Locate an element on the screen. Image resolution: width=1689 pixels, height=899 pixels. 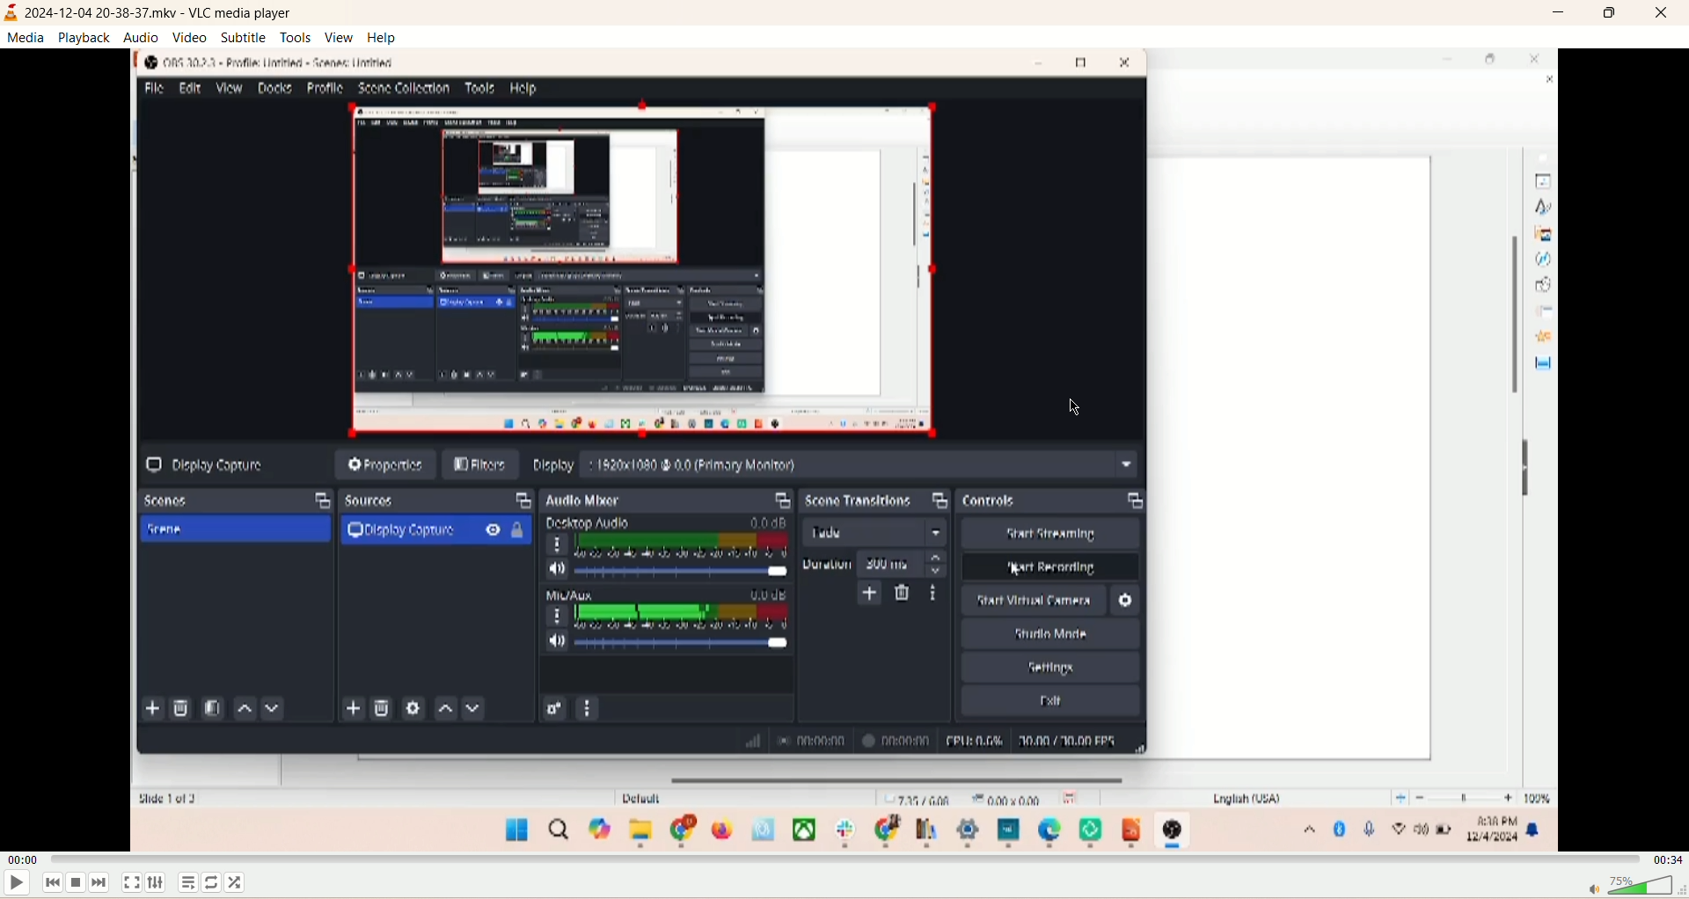
volume bar is located at coordinates (1633, 885).